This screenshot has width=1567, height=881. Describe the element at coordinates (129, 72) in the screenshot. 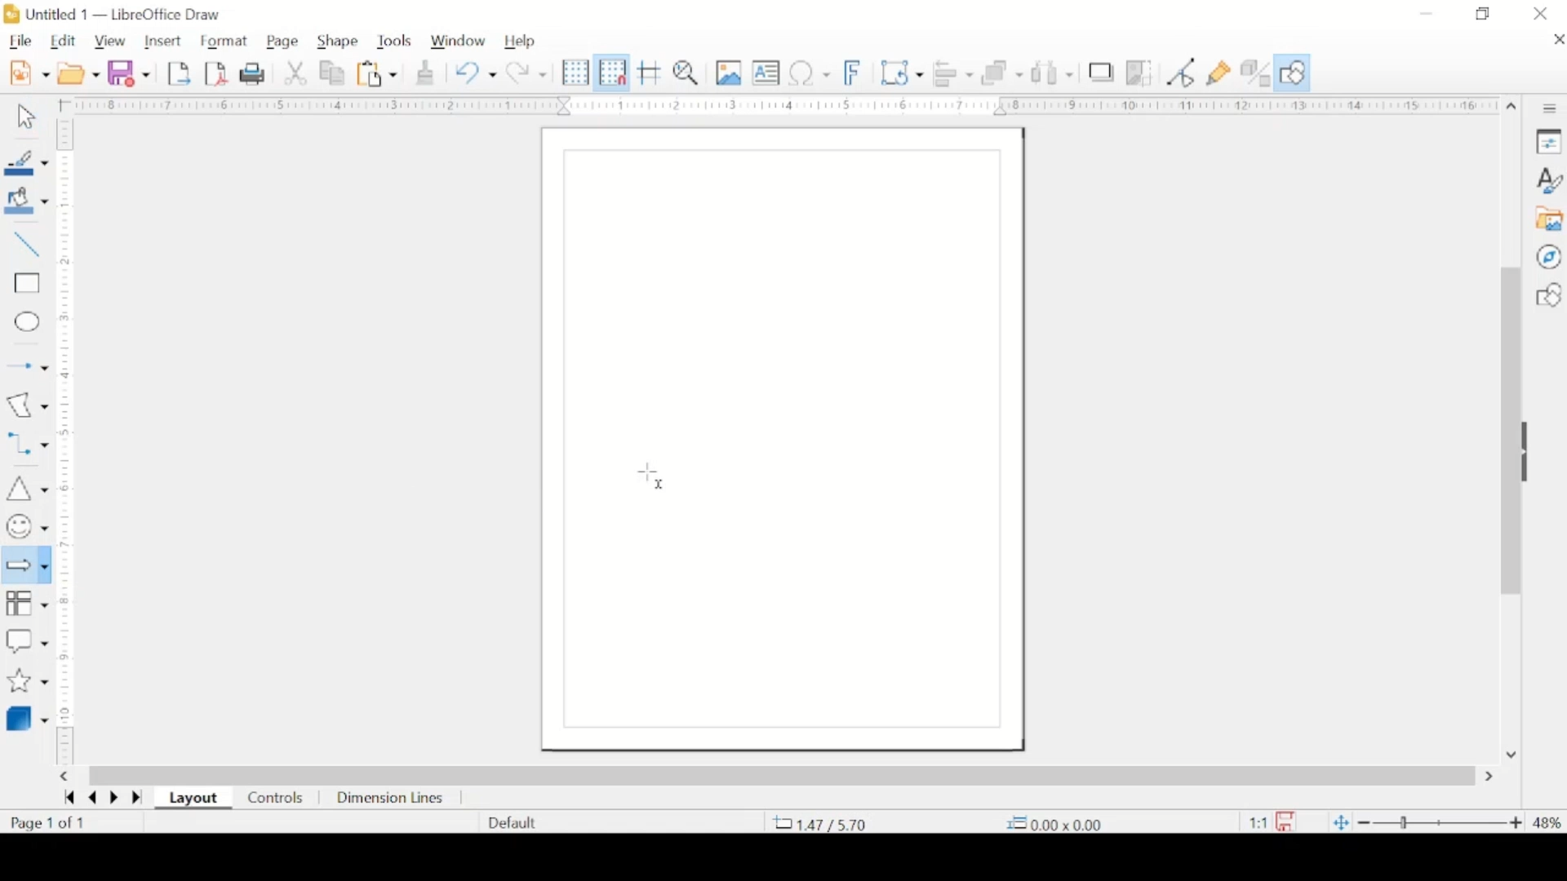

I see `save` at that location.